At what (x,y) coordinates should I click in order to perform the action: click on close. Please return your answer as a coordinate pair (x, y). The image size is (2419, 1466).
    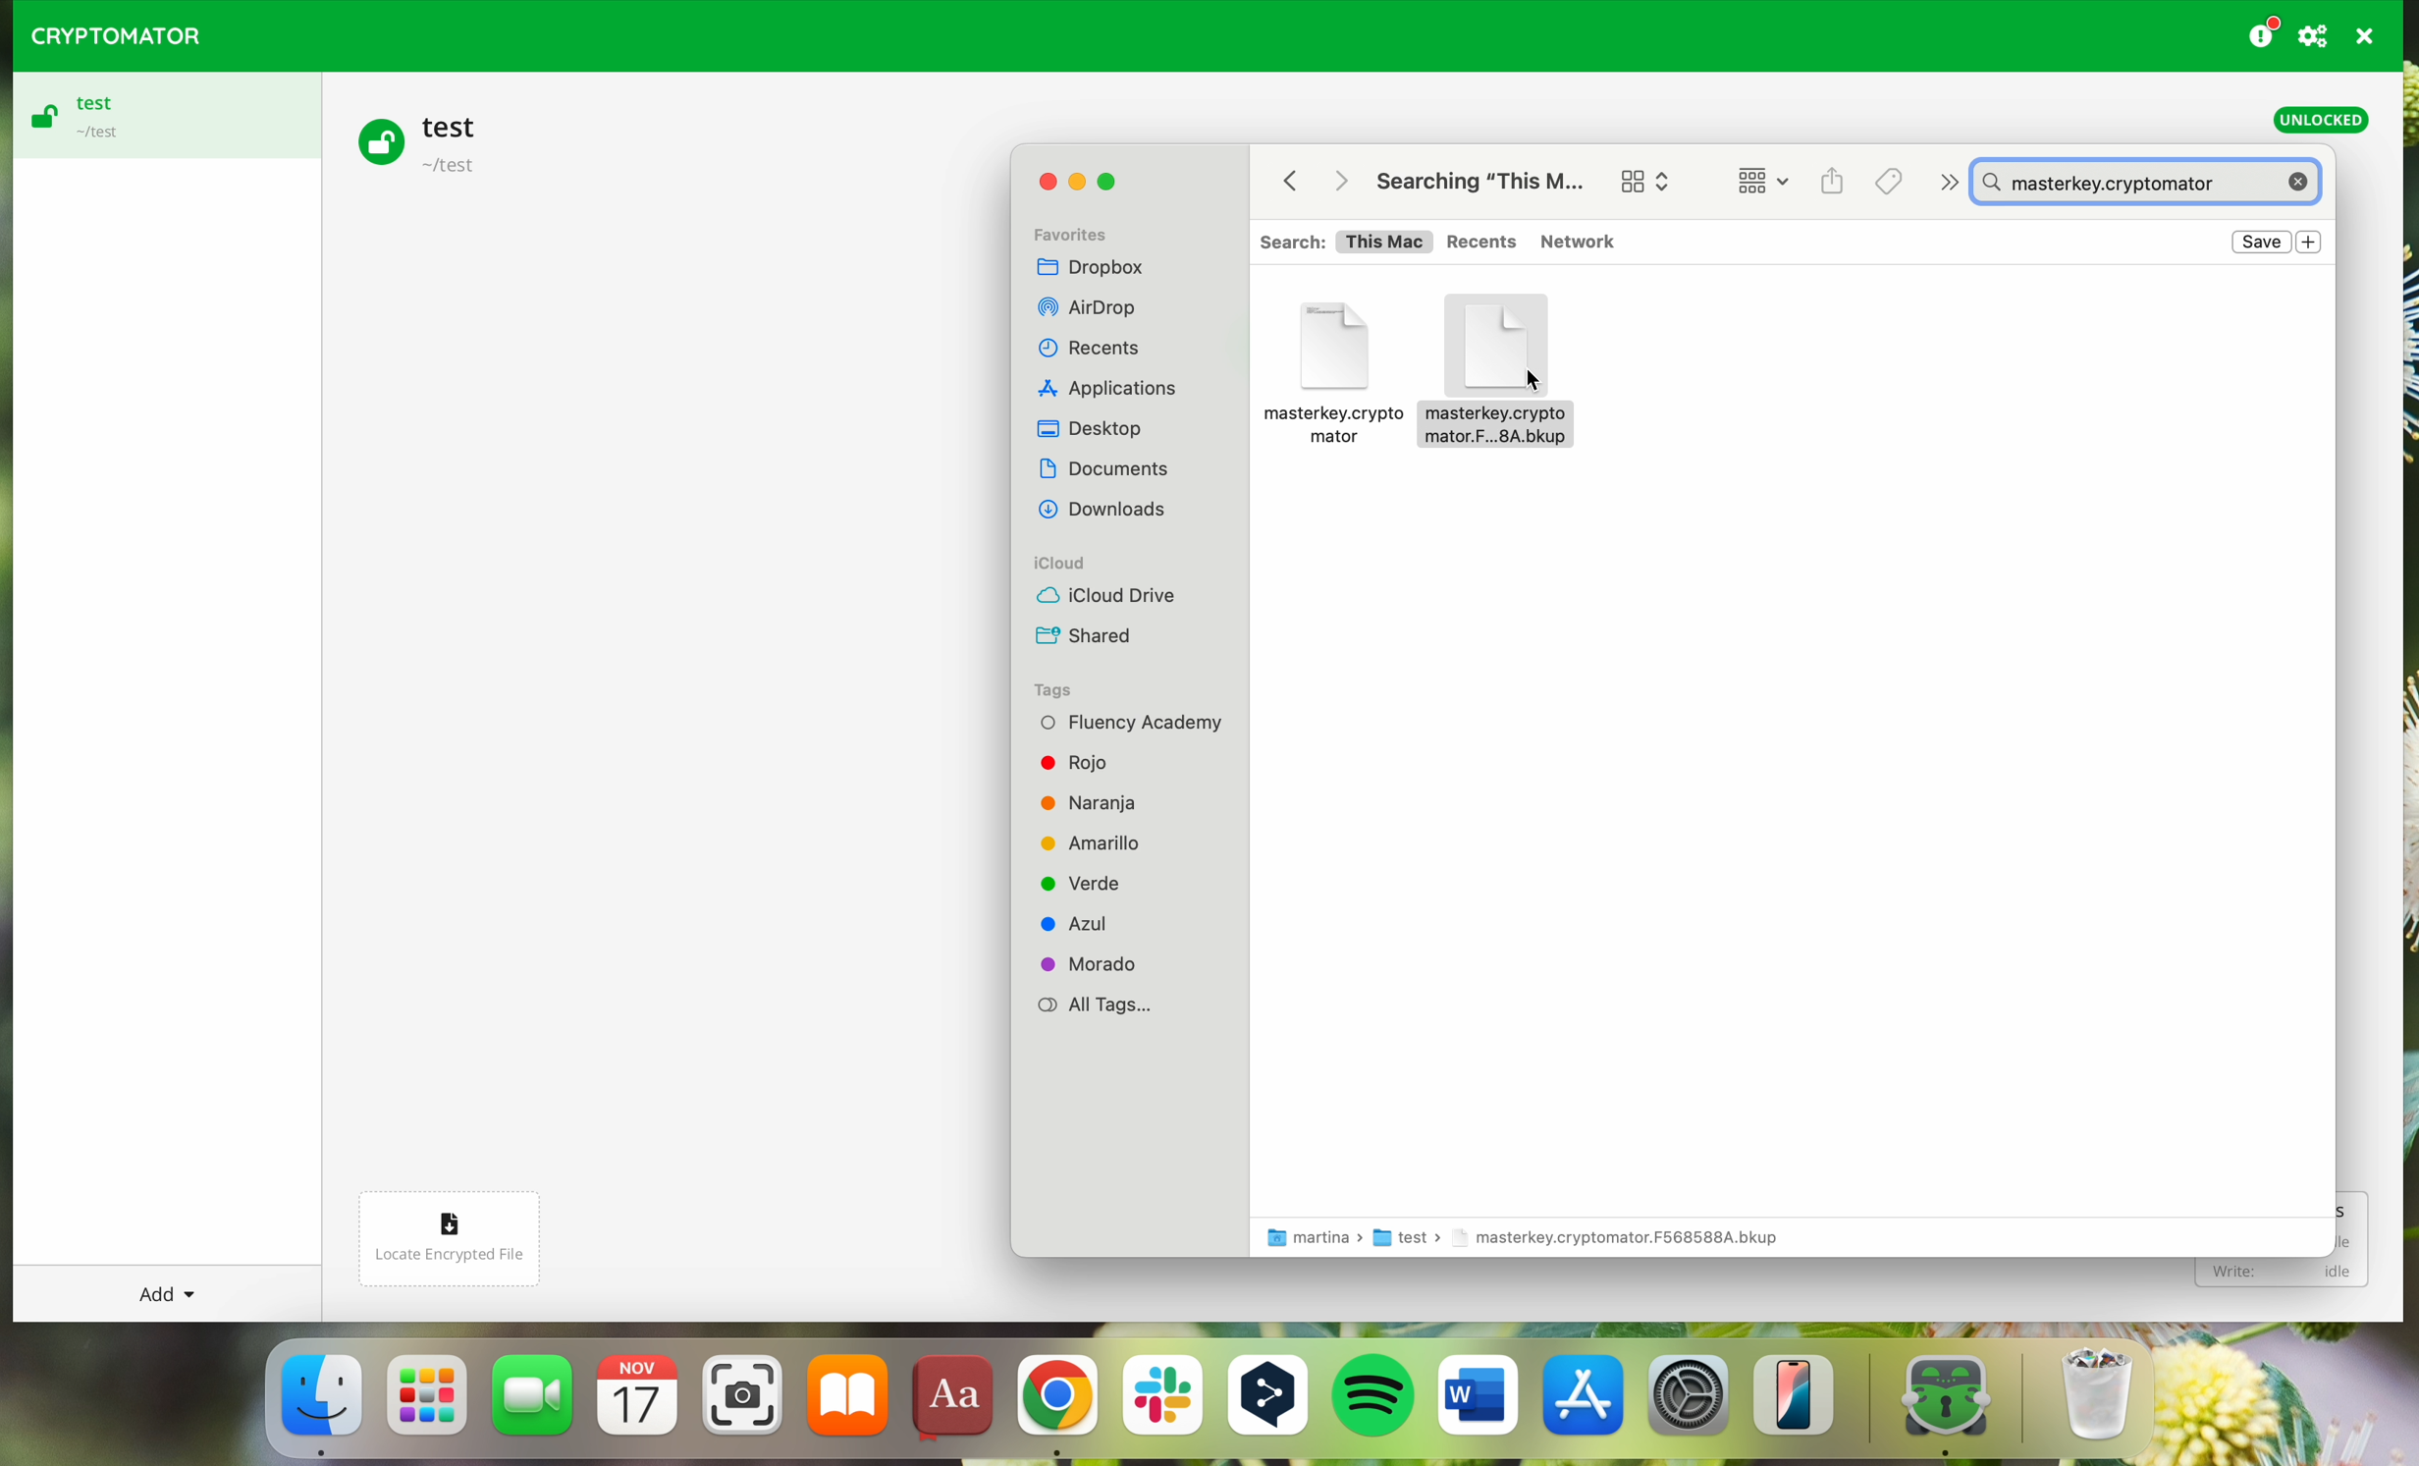
    Looking at the image, I should click on (1041, 186).